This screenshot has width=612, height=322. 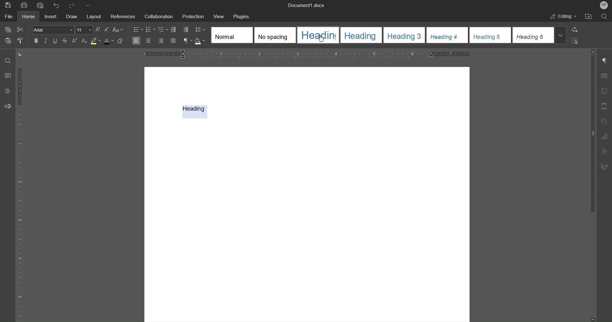 What do you see at coordinates (159, 16) in the screenshot?
I see `Collaboration` at bounding box center [159, 16].